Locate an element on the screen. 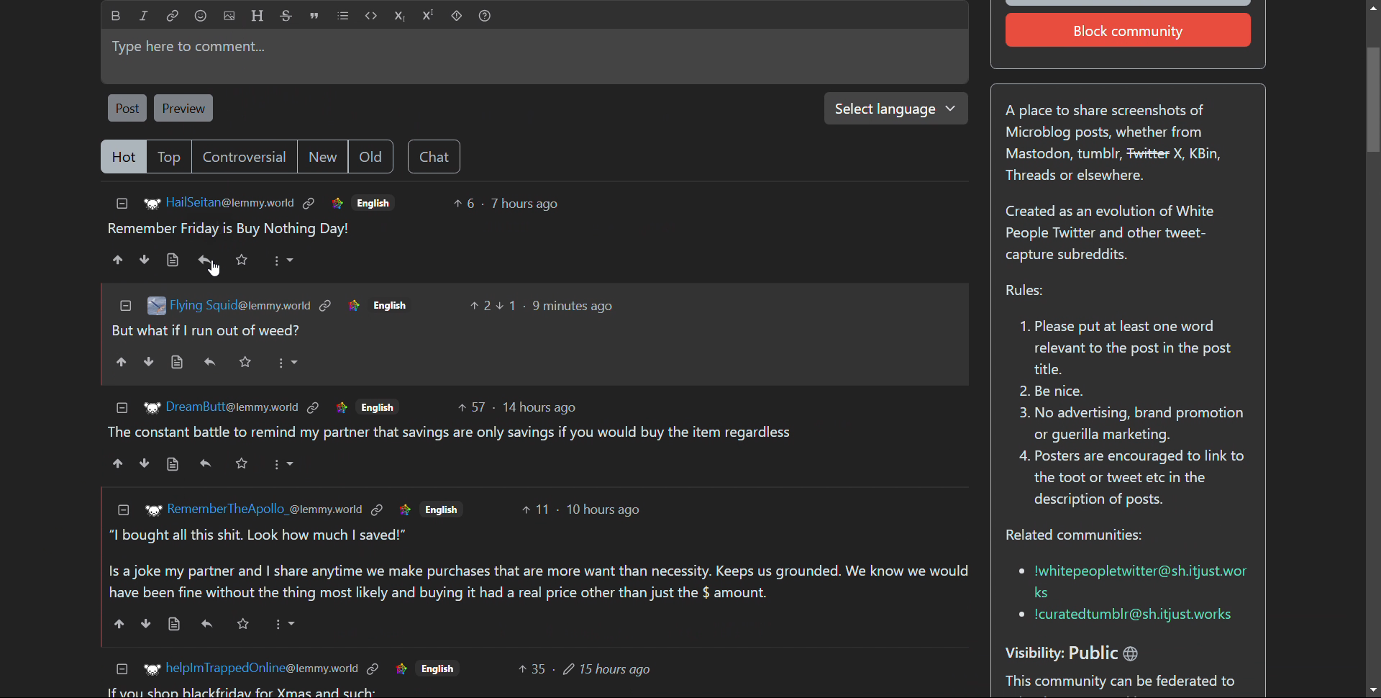 Image resolution: width=1381 pixels, height=698 pixels. downvote is located at coordinates (143, 464).